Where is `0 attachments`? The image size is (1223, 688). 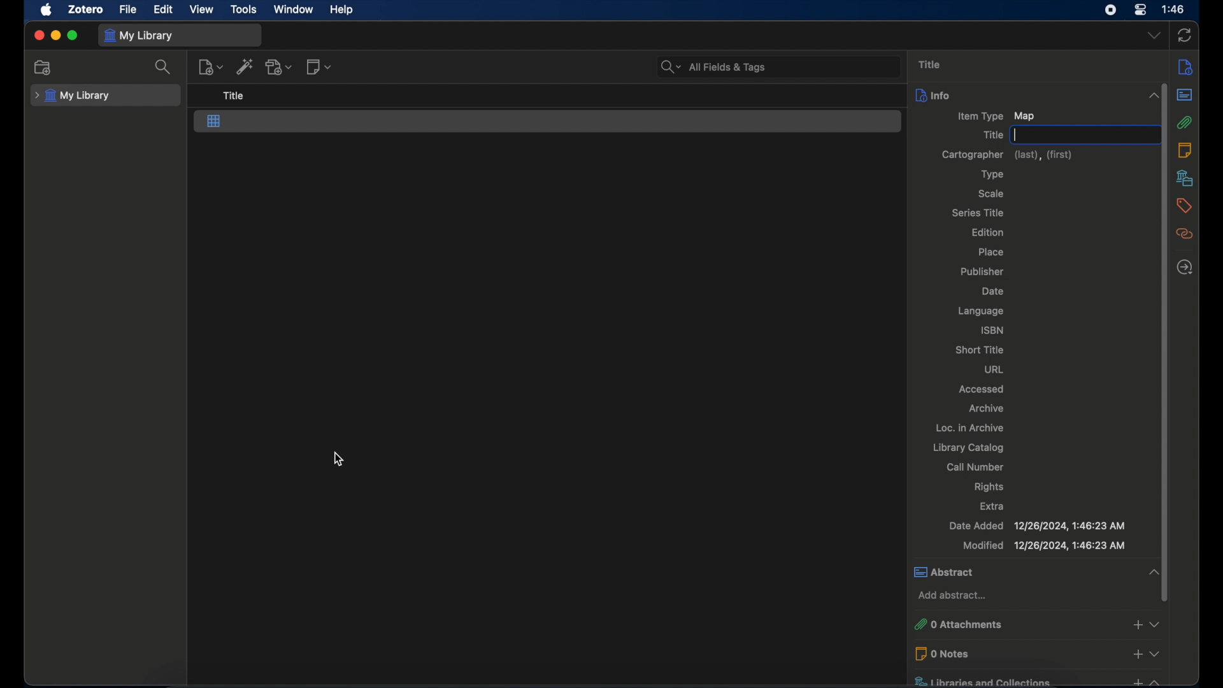 0 attachments is located at coordinates (1013, 624).